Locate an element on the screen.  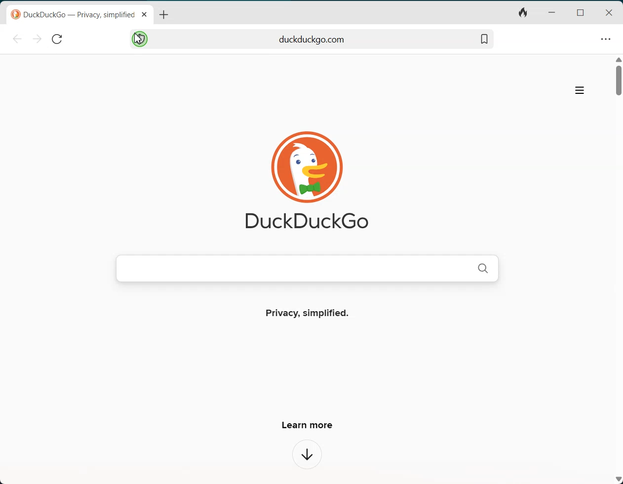
Search bar is located at coordinates (307, 268).